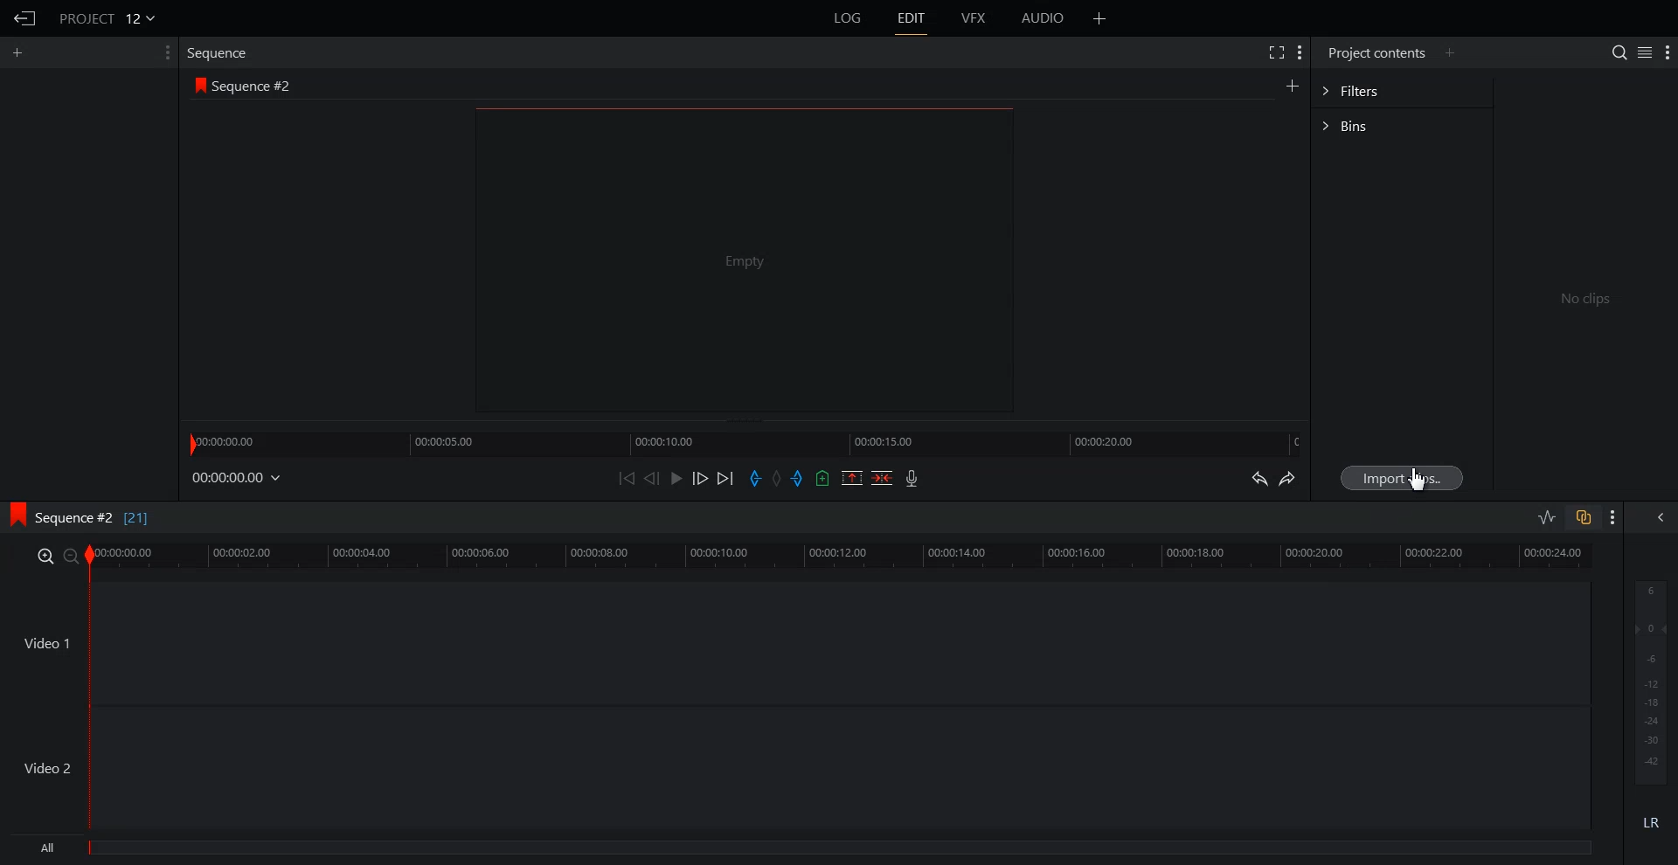  I want to click on Redo, so click(1290, 480).